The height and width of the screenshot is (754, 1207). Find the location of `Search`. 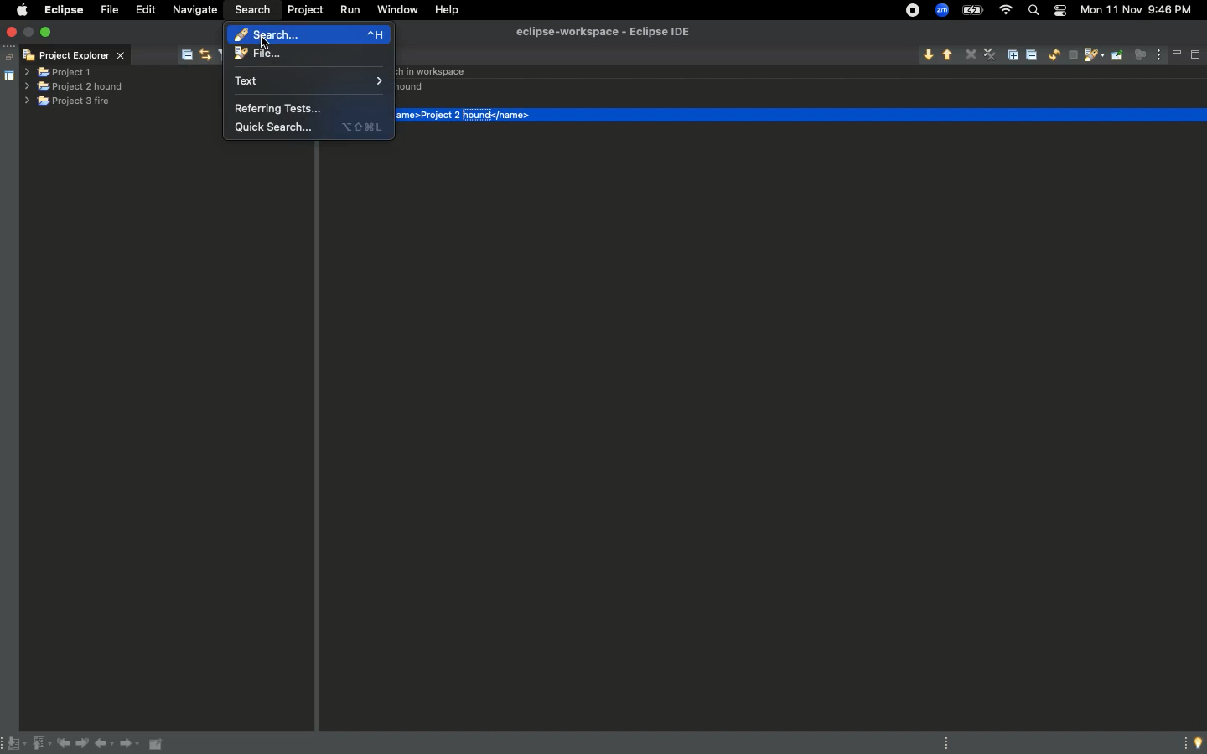

Search is located at coordinates (255, 8).